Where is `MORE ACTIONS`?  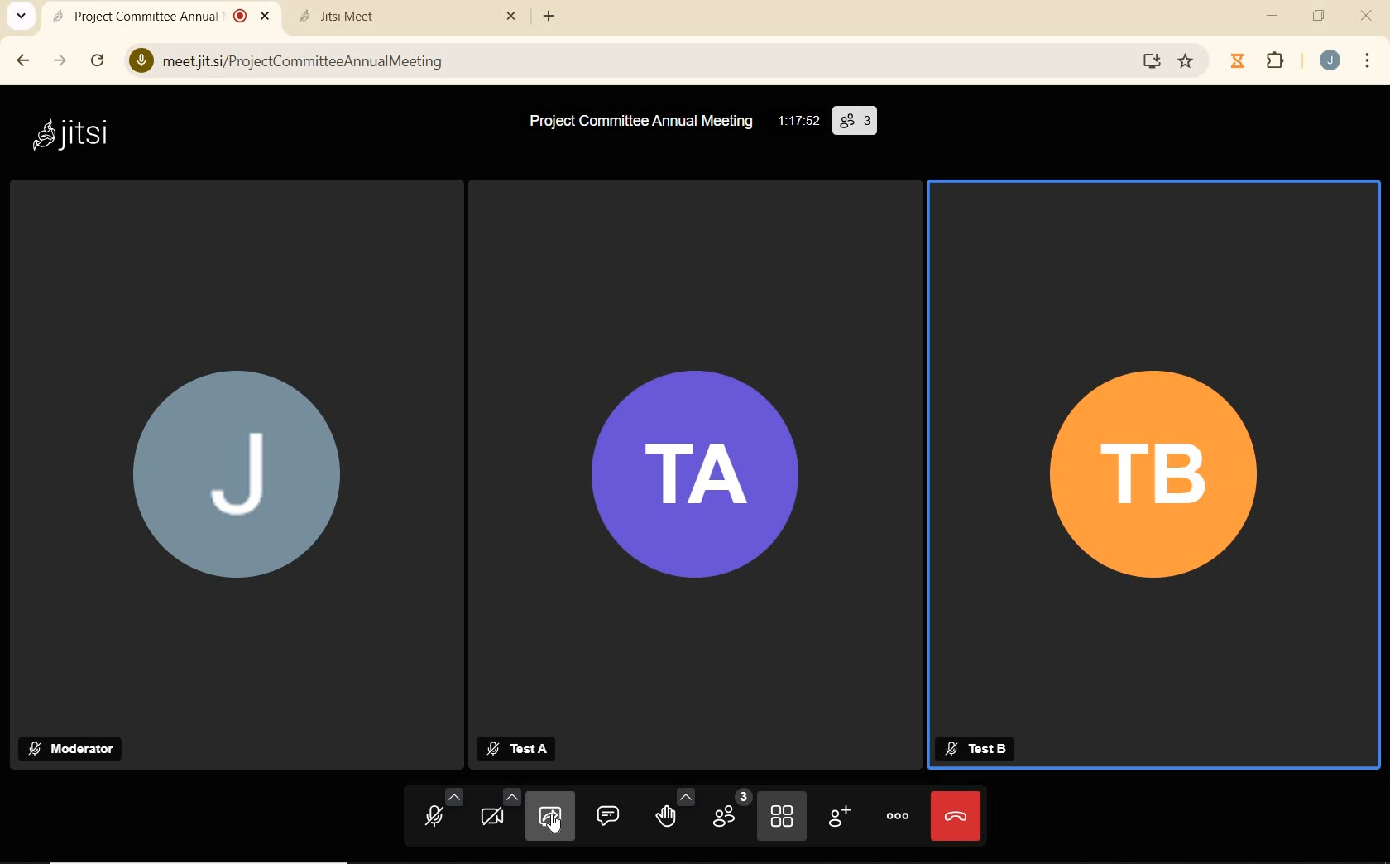 MORE ACTIONS is located at coordinates (899, 814).